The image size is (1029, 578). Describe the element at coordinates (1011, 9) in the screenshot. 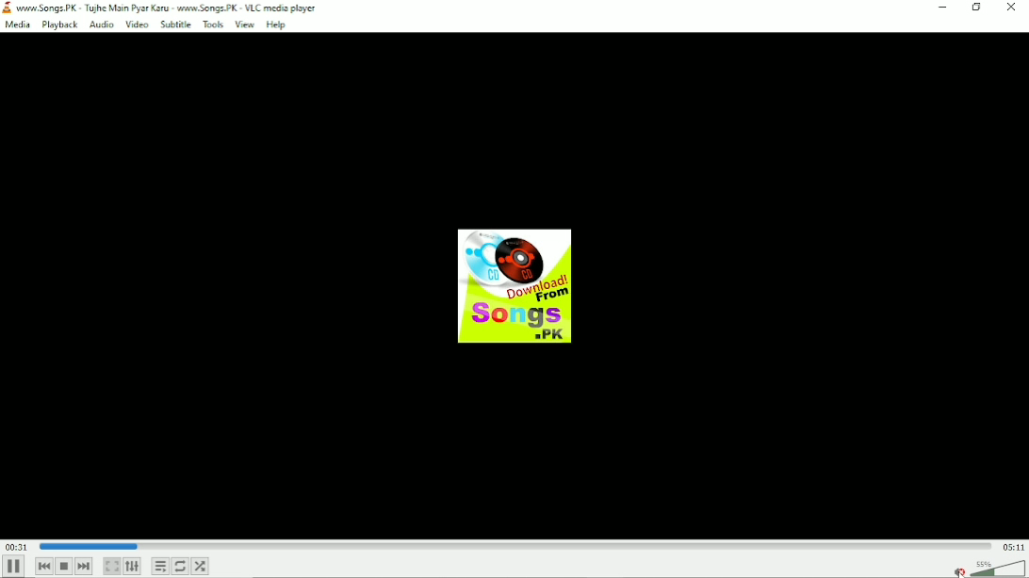

I see `Close` at that location.